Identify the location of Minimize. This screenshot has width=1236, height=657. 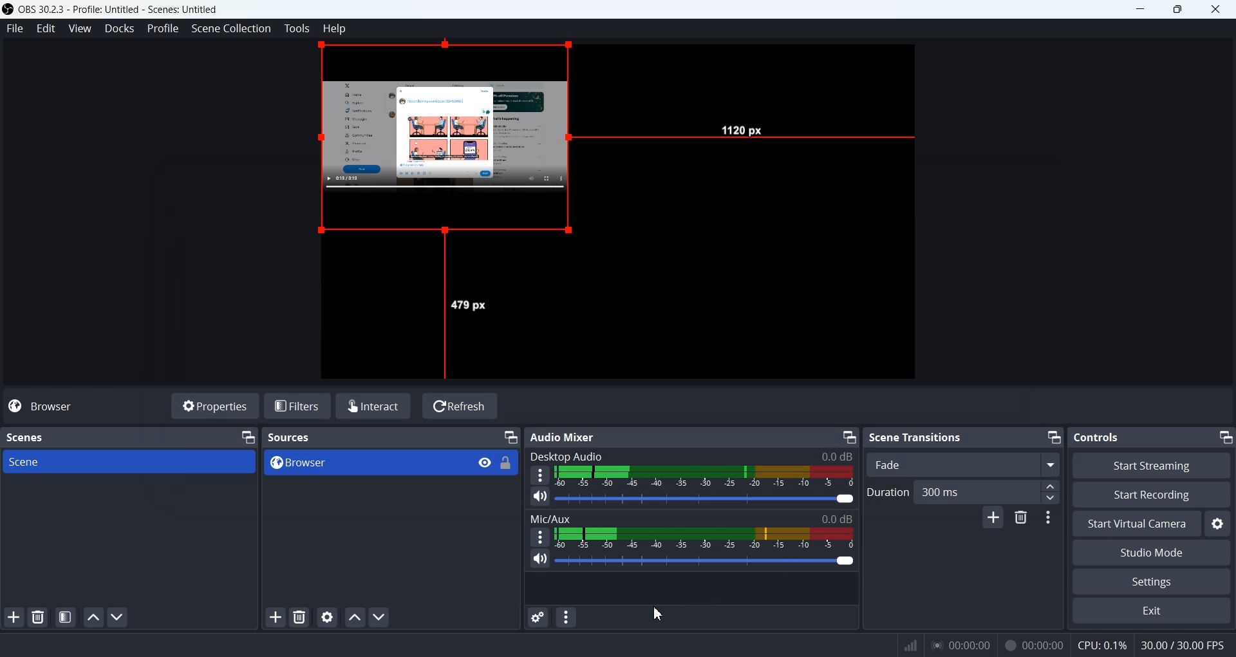
(848, 437).